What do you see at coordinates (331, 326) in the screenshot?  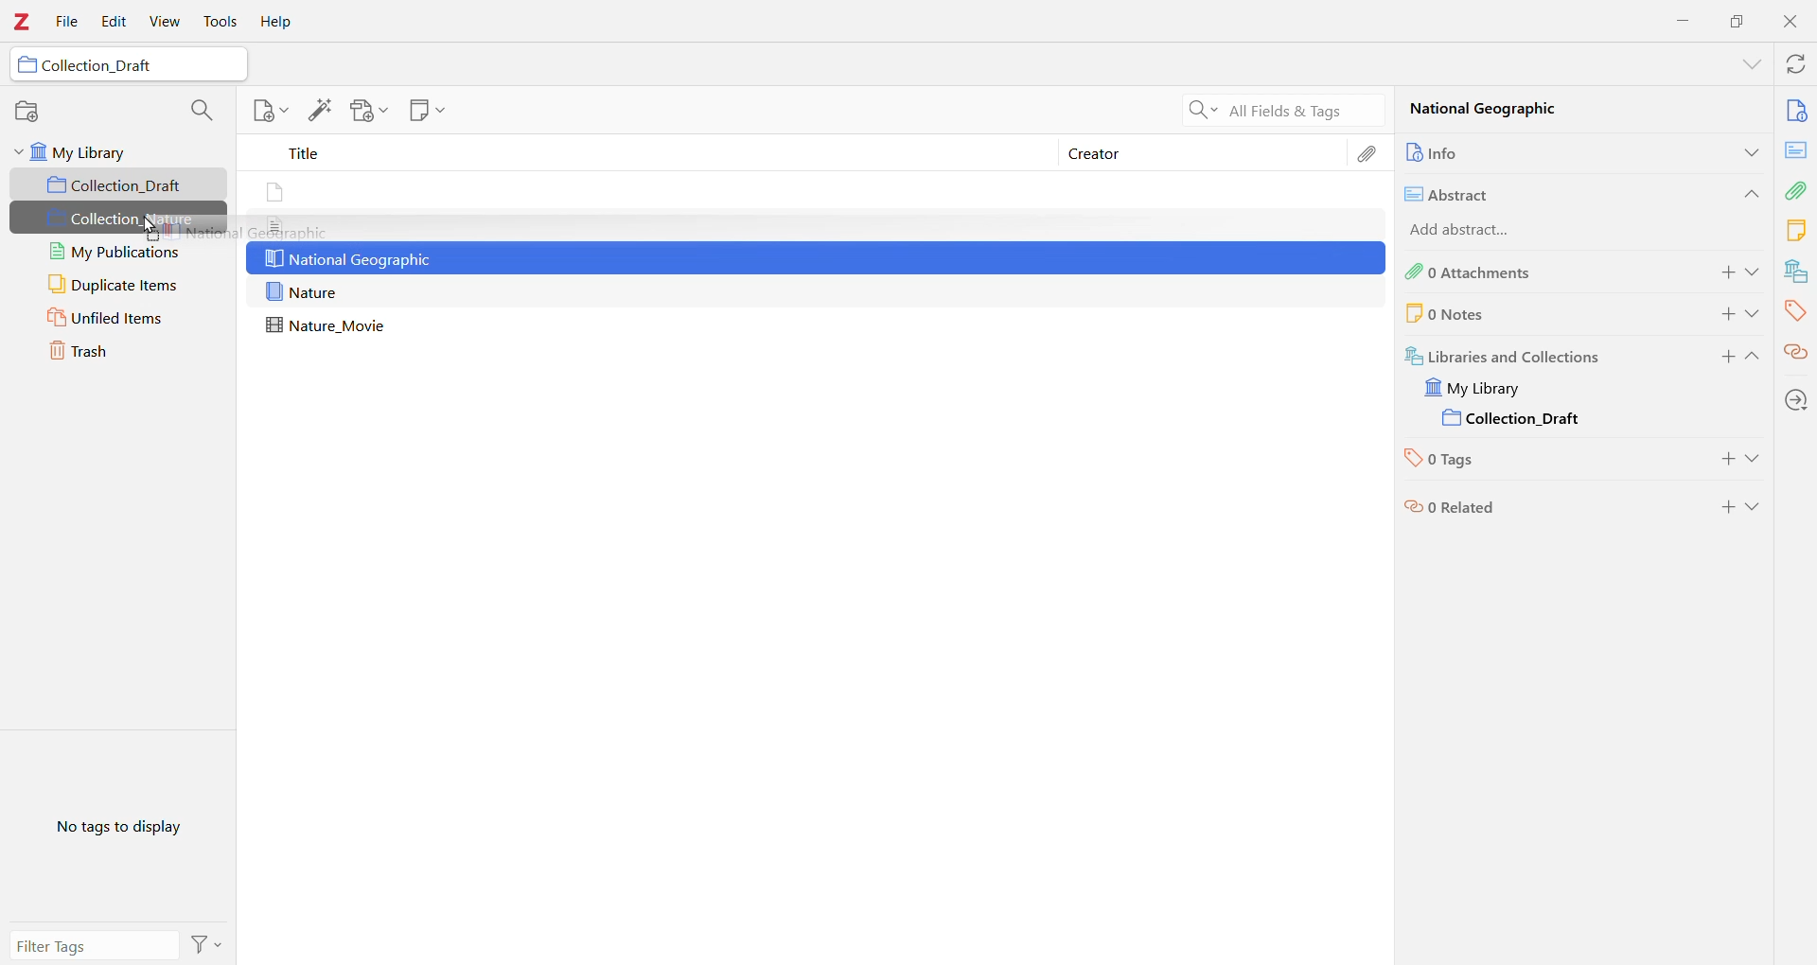 I see `nature_movie` at bounding box center [331, 326].